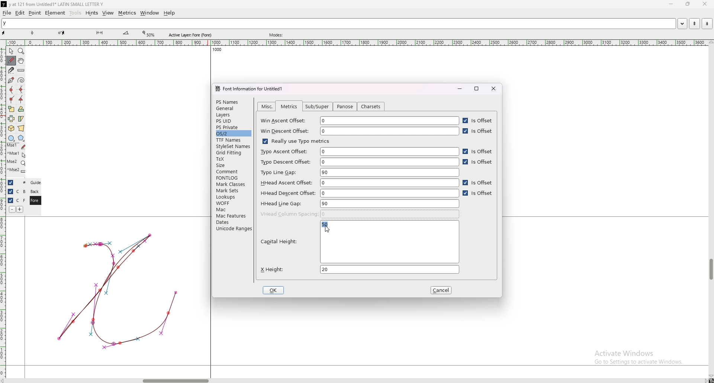 The image size is (714, 383). Describe the element at coordinates (687, 4) in the screenshot. I see `resize` at that location.